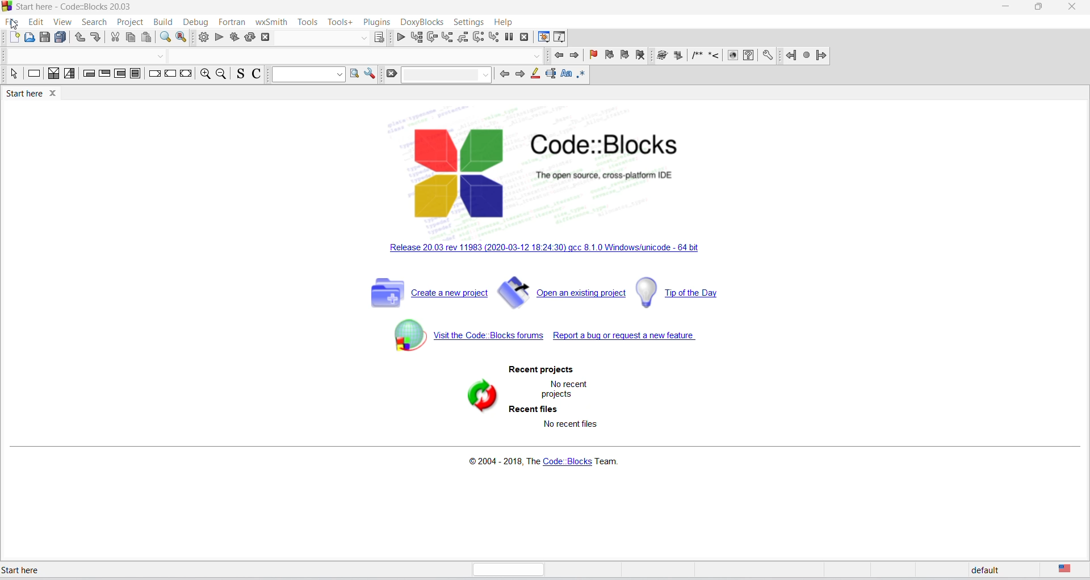  What do you see at coordinates (680, 56) in the screenshot?
I see `icon` at bounding box center [680, 56].